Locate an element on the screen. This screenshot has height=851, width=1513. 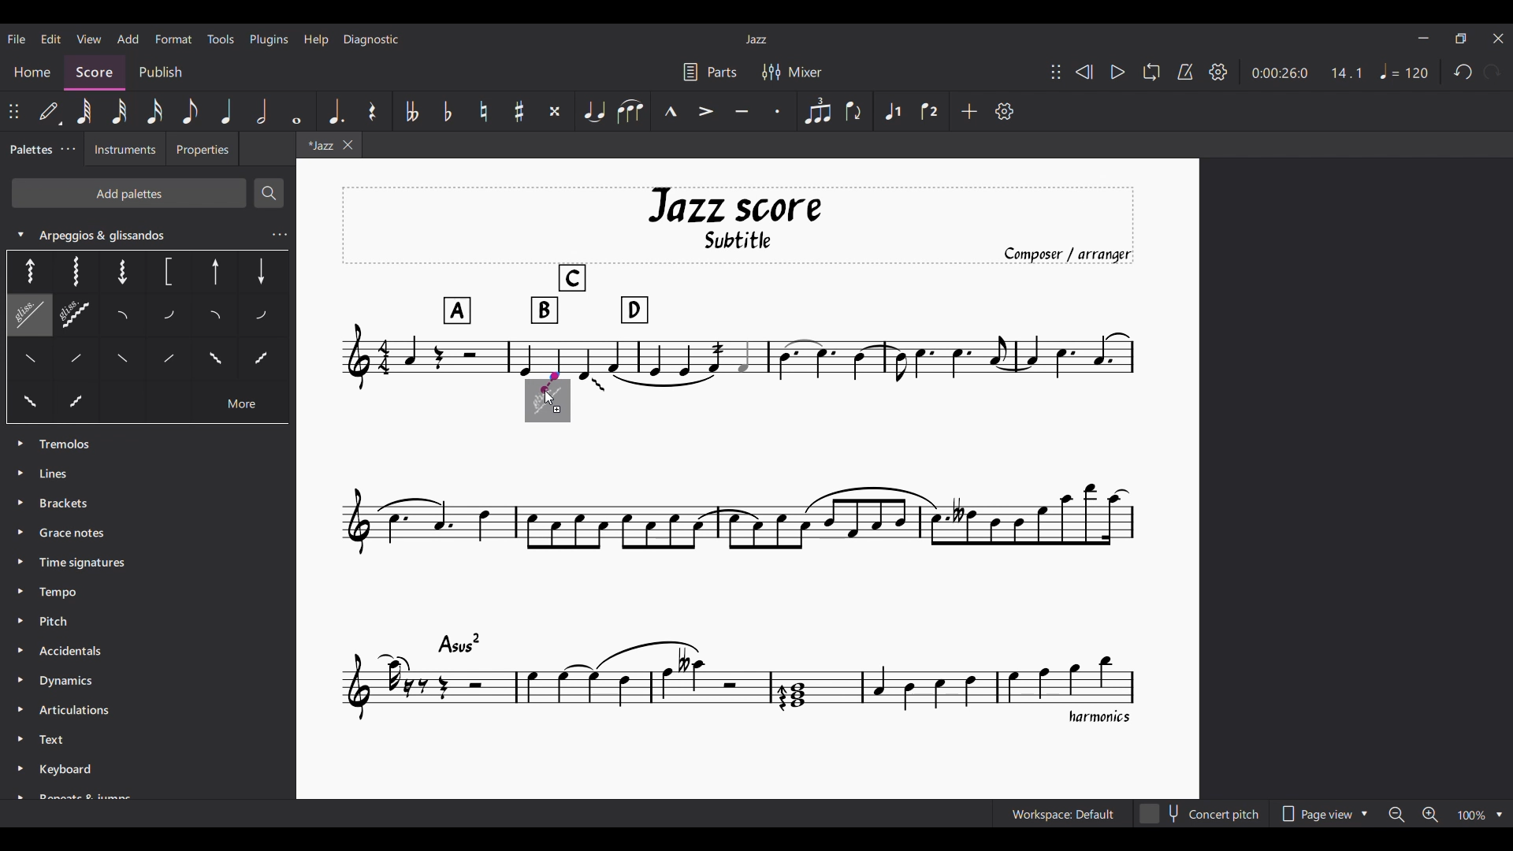
Lines is located at coordinates (68, 472).